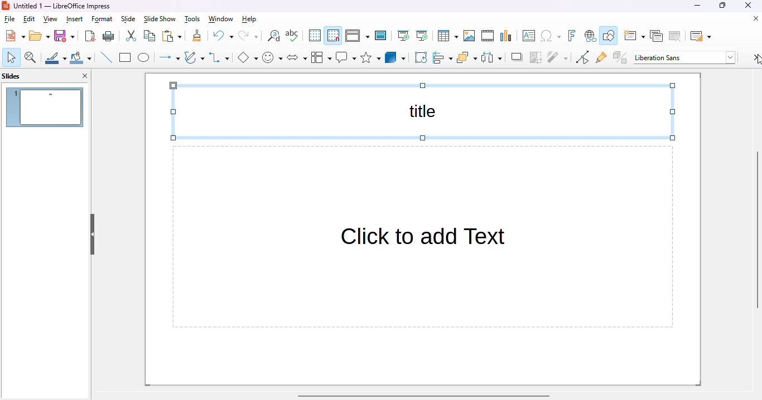 The height and width of the screenshot is (400, 762). I want to click on title, so click(423, 112).